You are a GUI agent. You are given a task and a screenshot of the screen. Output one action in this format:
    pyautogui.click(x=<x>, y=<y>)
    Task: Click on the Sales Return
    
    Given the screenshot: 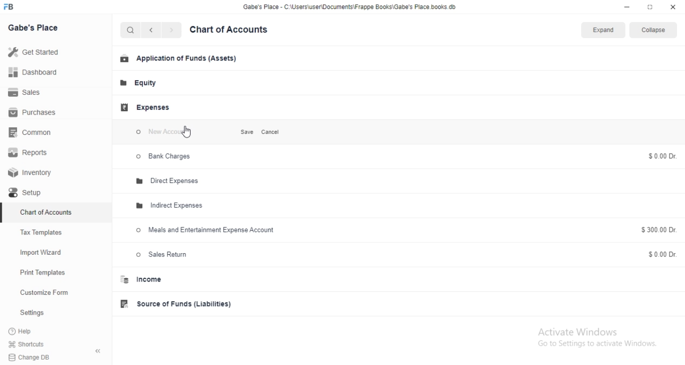 What is the action you would take?
    pyautogui.click(x=163, y=254)
    